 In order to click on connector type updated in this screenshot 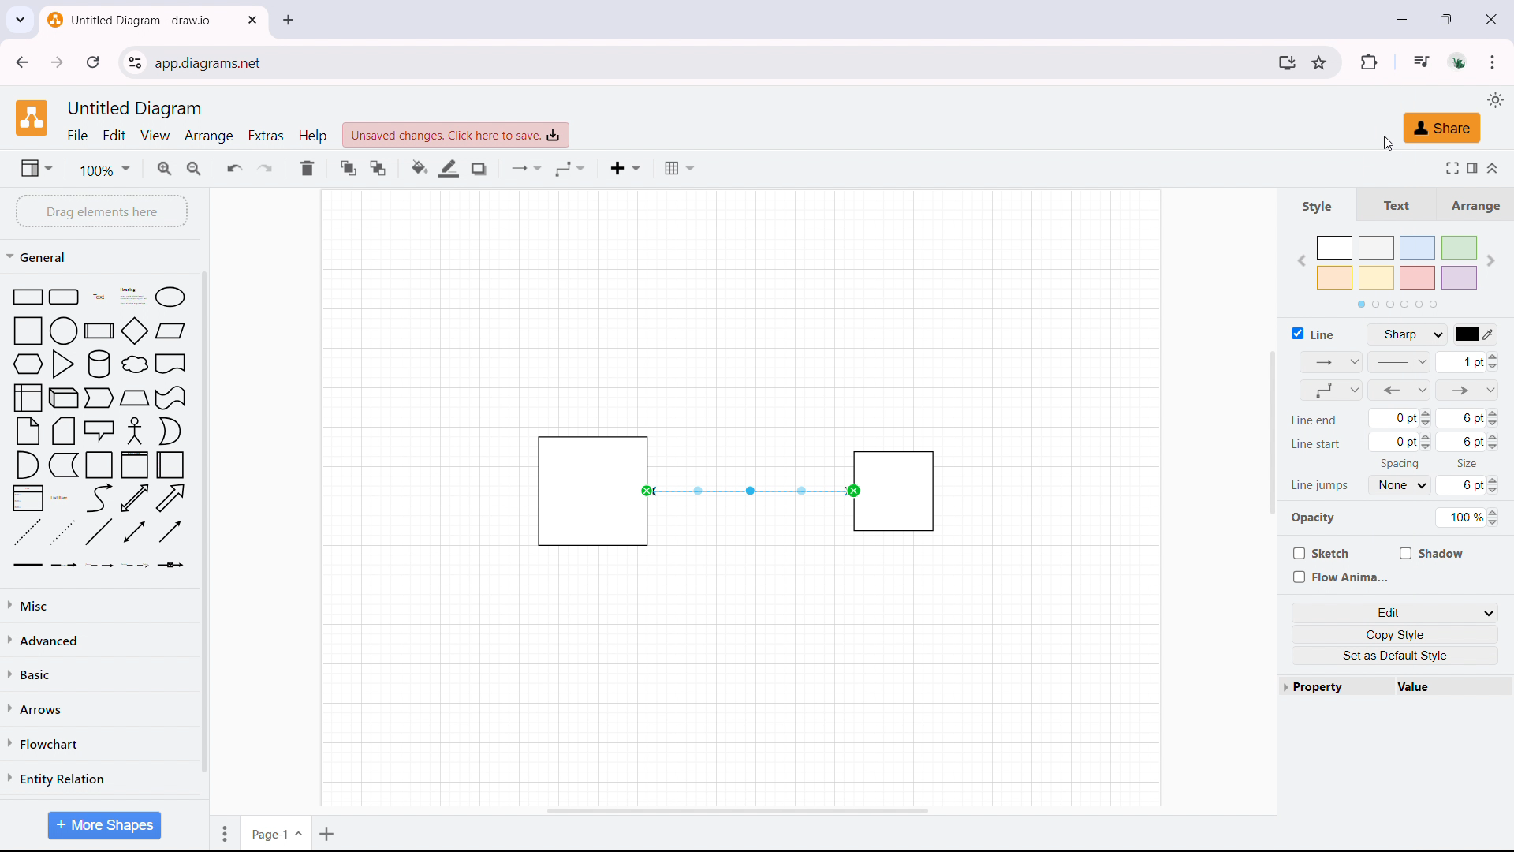, I will do `click(1399, 388)`.